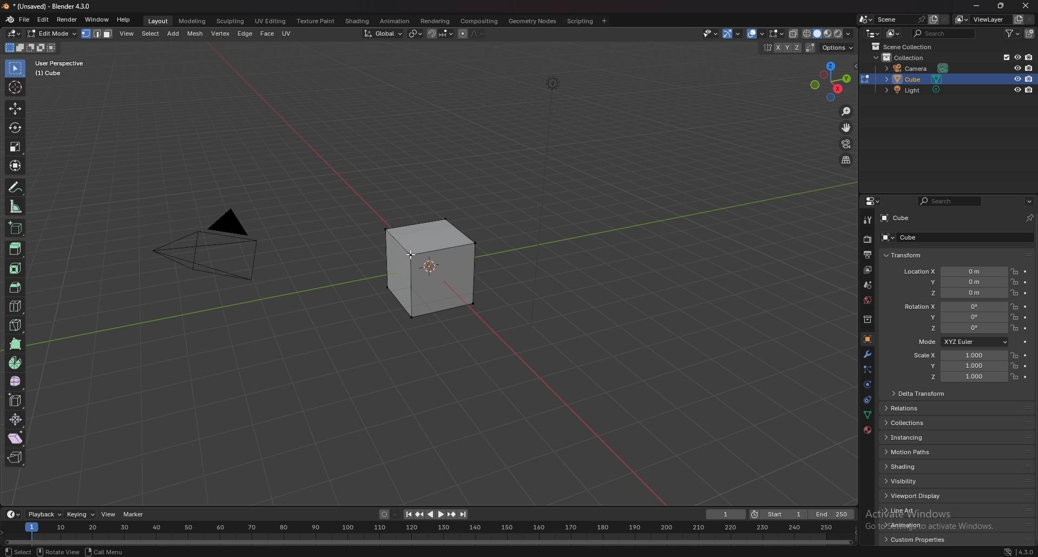  Describe the element at coordinates (451, 514) in the screenshot. I see `jump to keyframe` at that location.